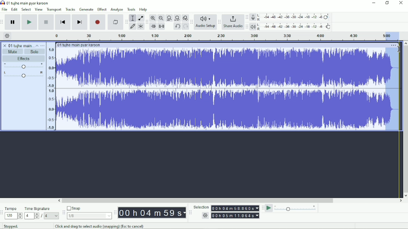  What do you see at coordinates (177, 26) in the screenshot?
I see `Undo` at bounding box center [177, 26].